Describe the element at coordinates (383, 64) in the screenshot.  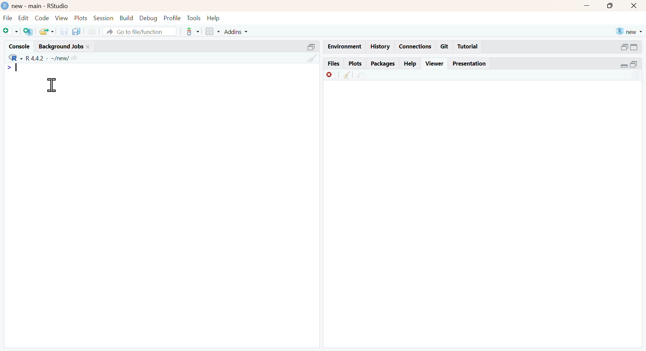
I see `packages` at that location.